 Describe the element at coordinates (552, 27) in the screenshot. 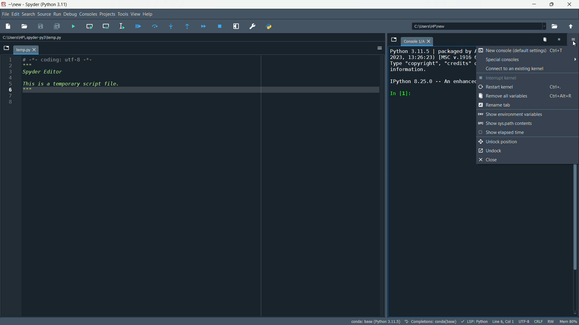

I see `browse a working directory` at that location.